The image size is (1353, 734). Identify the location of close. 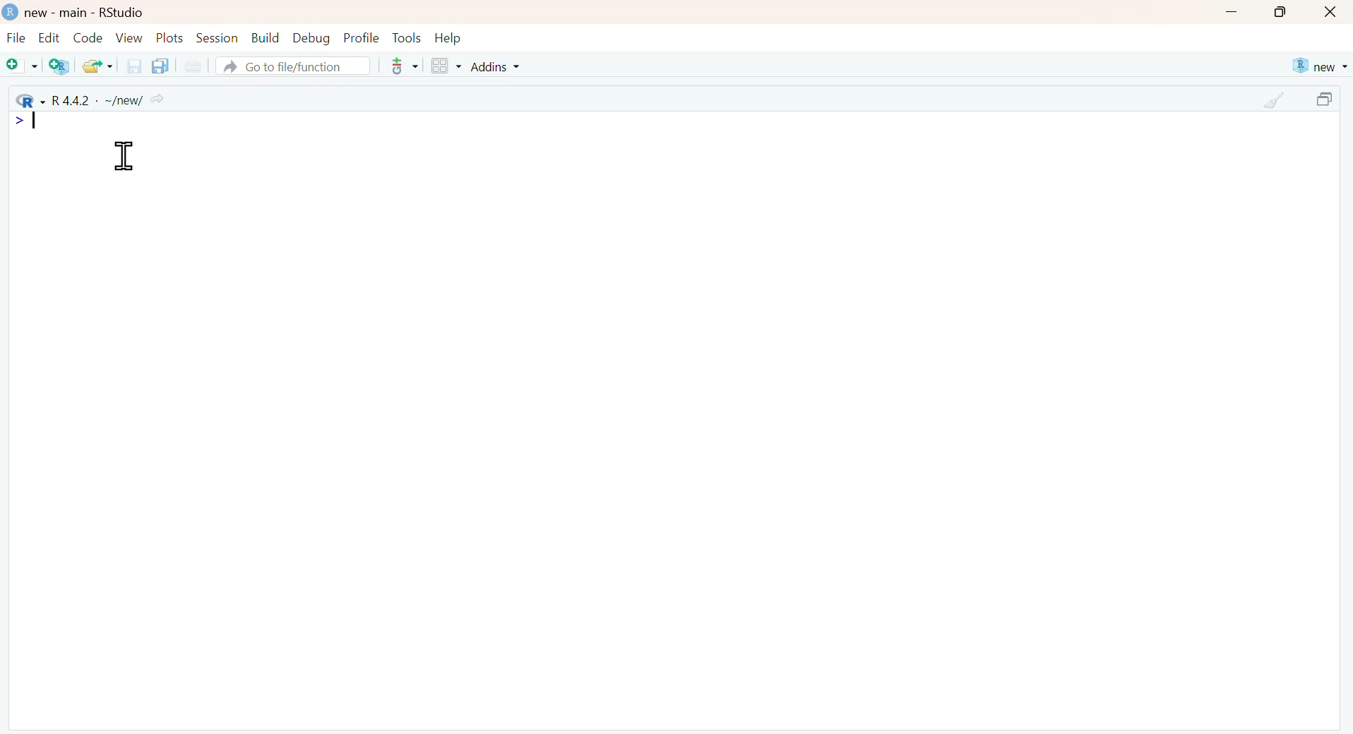
(1332, 13).